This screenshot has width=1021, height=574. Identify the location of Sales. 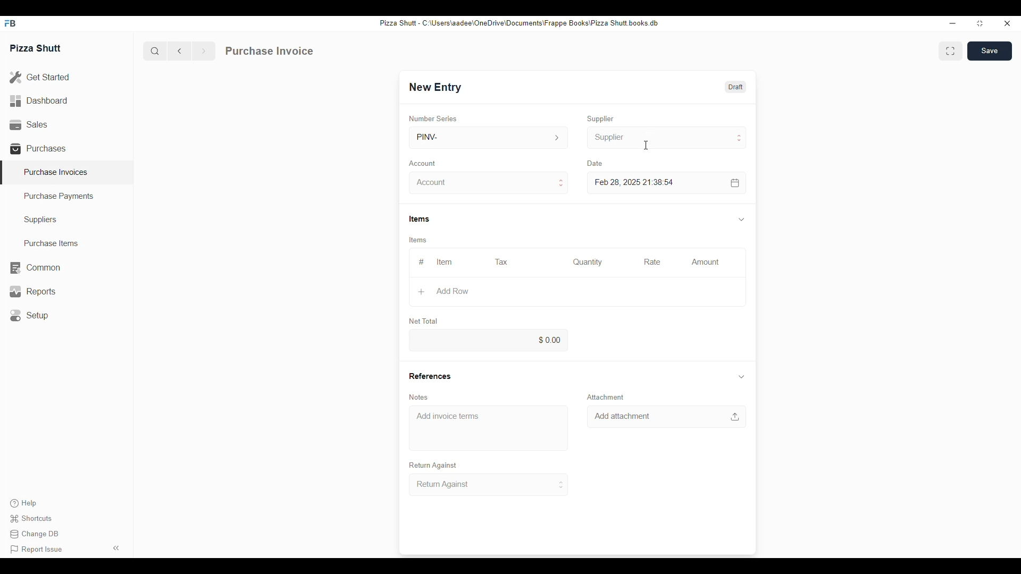
(28, 123).